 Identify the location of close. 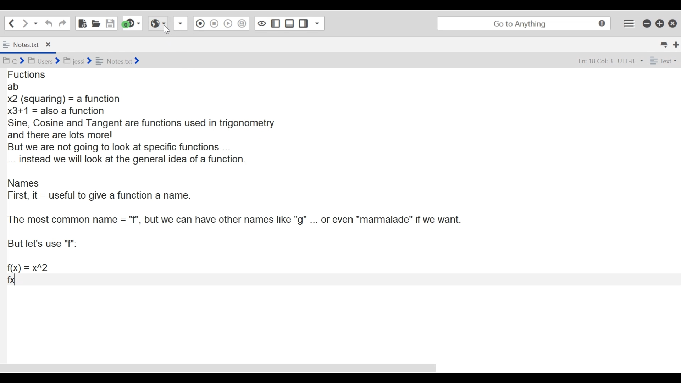
(50, 44).